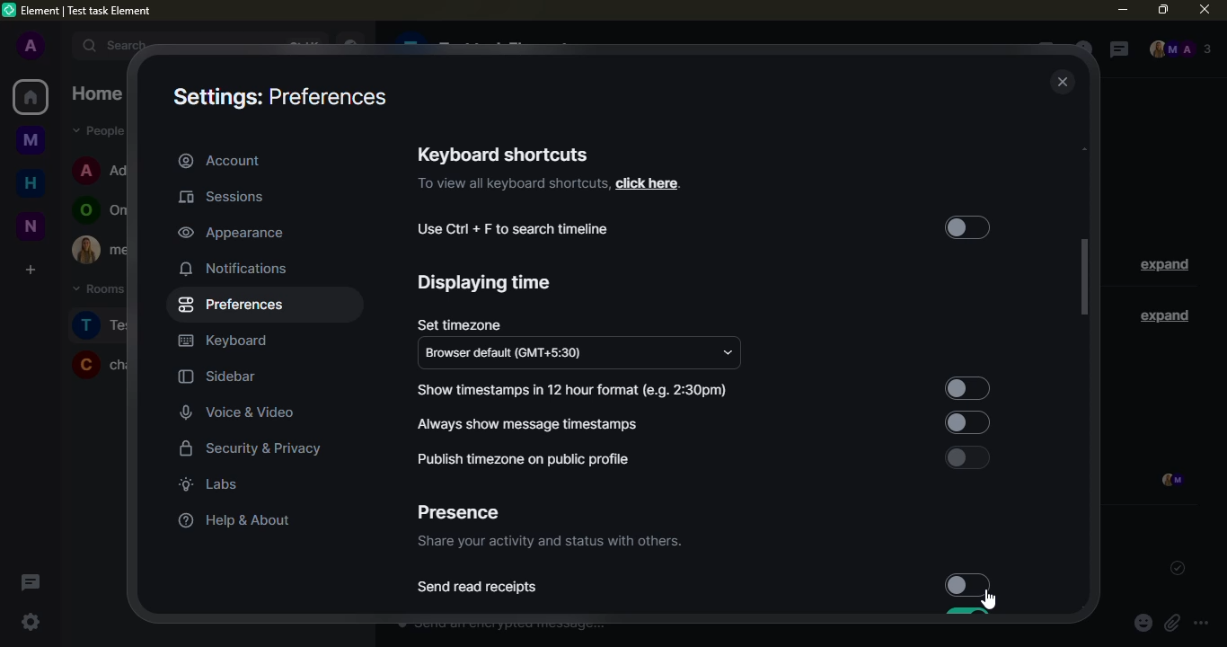 The height and width of the screenshot is (647, 1227). What do you see at coordinates (1170, 482) in the screenshot?
I see `seen` at bounding box center [1170, 482].